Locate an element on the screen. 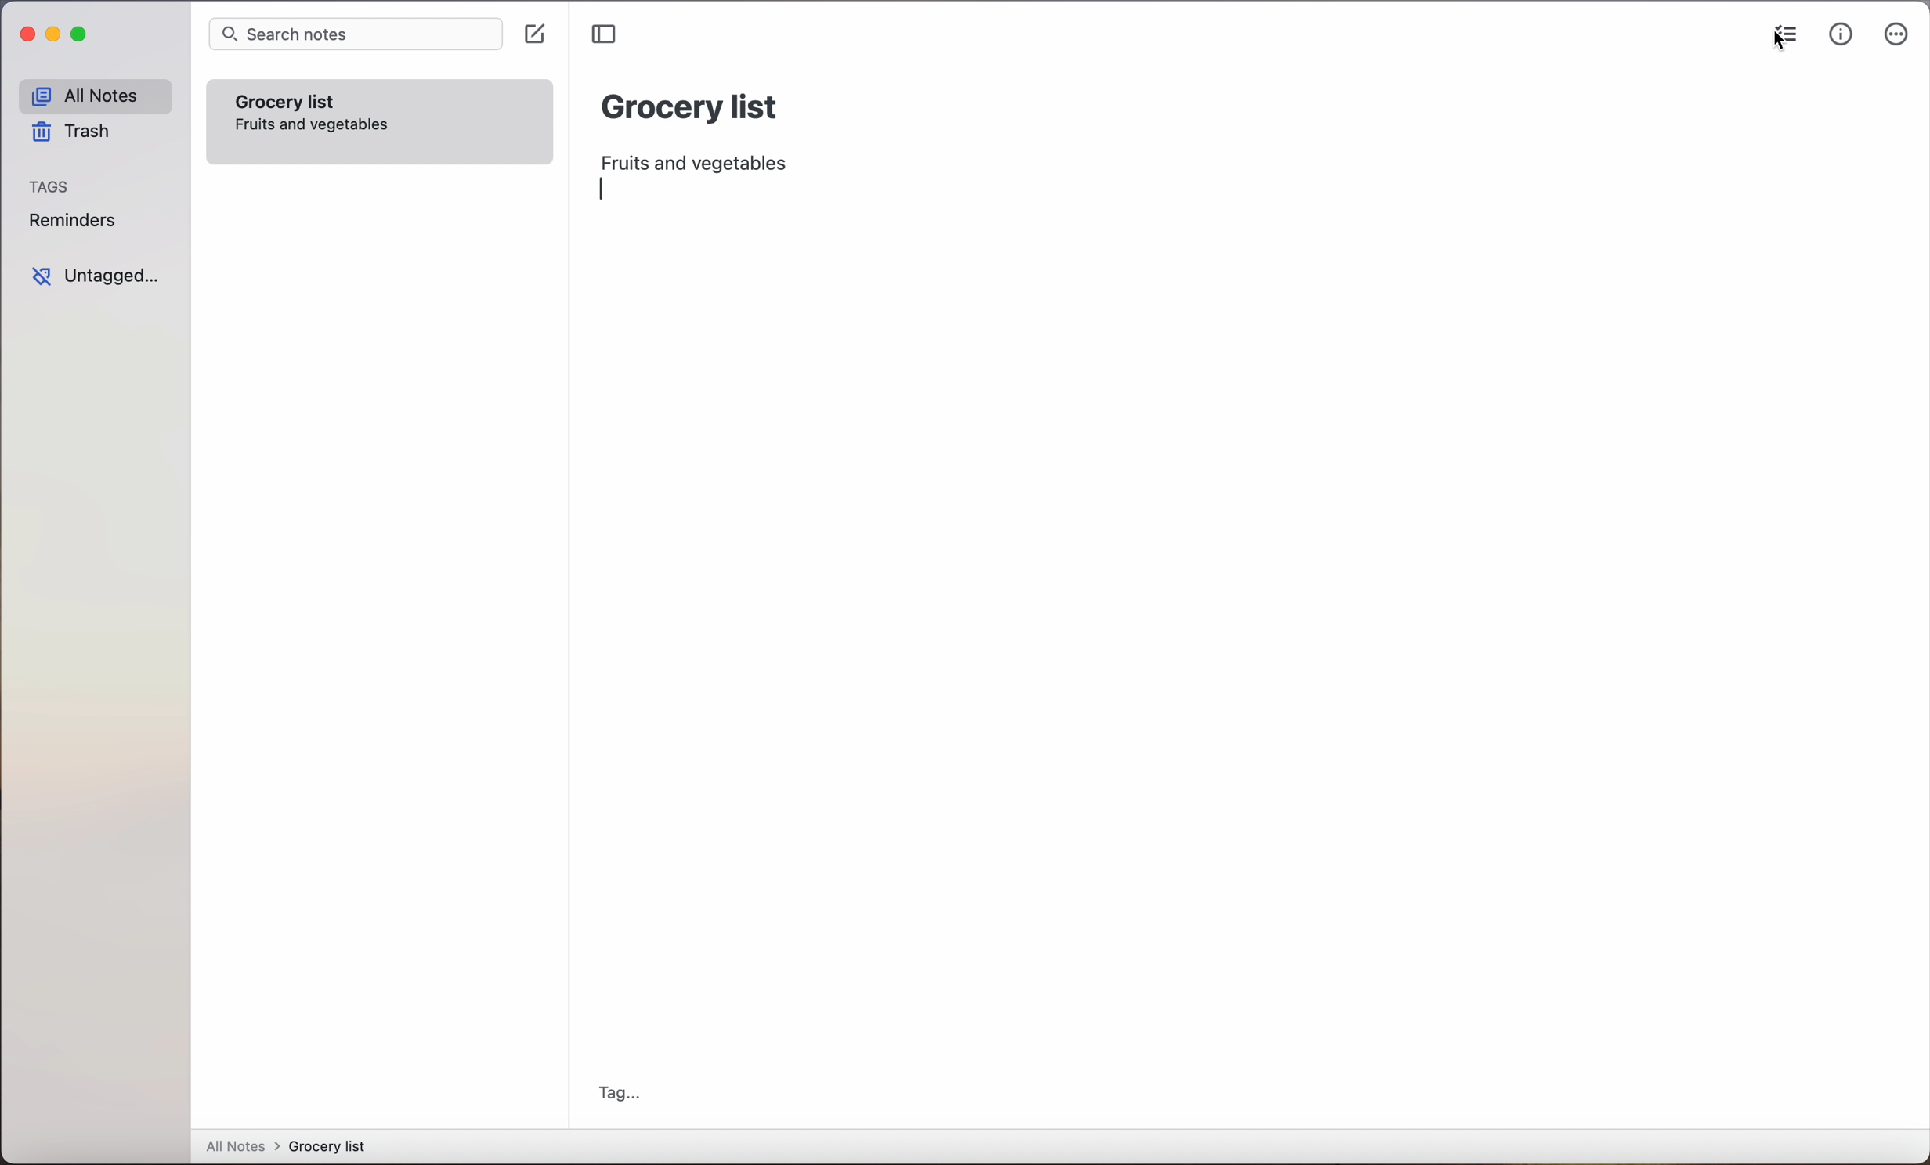 The image size is (1930, 1165). minimize Simplenote is located at coordinates (56, 38).